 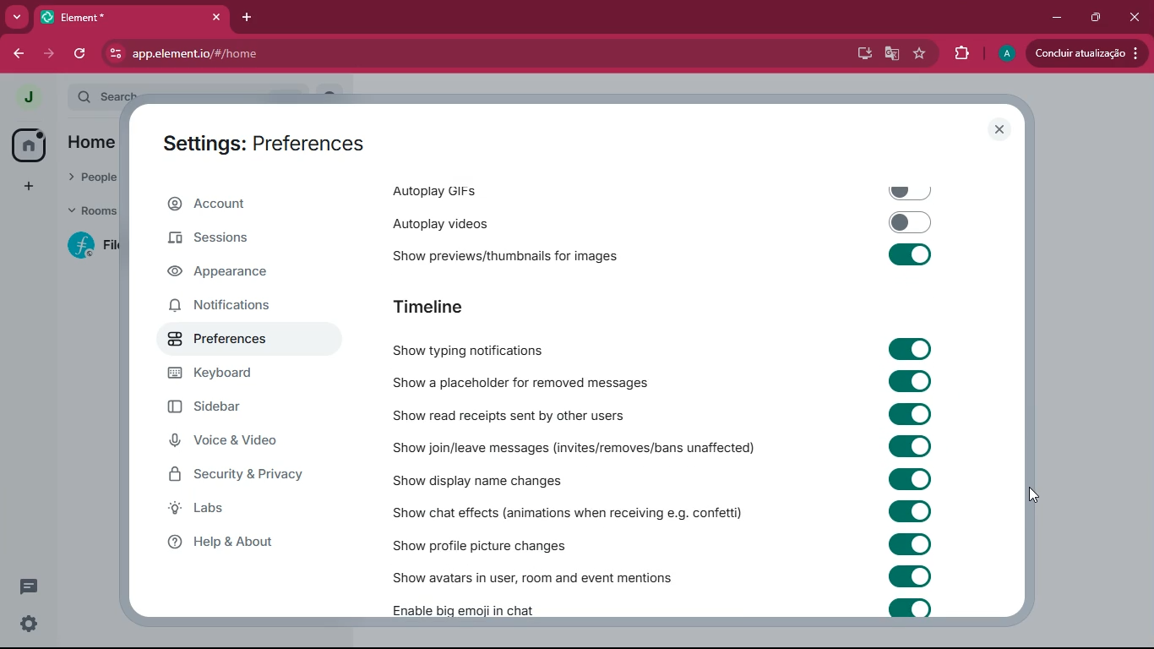 What do you see at coordinates (242, 442) in the screenshot?
I see `voice & video` at bounding box center [242, 442].